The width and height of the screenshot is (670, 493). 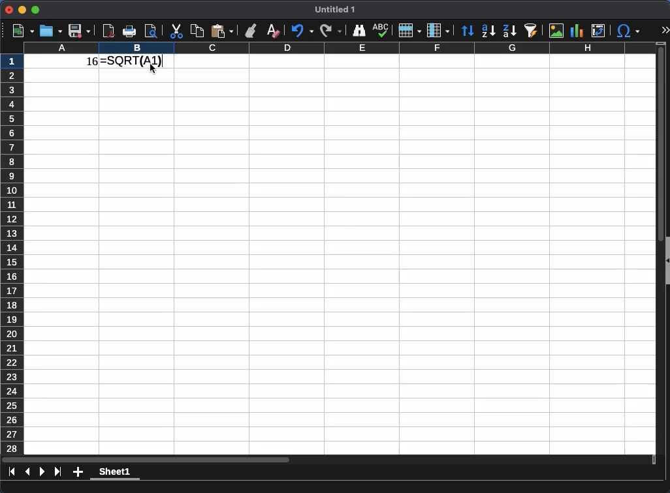 What do you see at coordinates (78, 473) in the screenshot?
I see `add sheet` at bounding box center [78, 473].